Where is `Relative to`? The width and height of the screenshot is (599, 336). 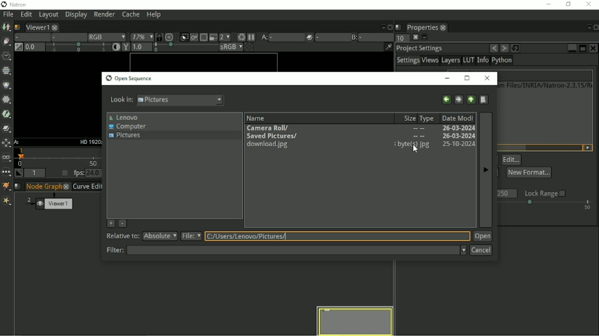
Relative to is located at coordinates (143, 236).